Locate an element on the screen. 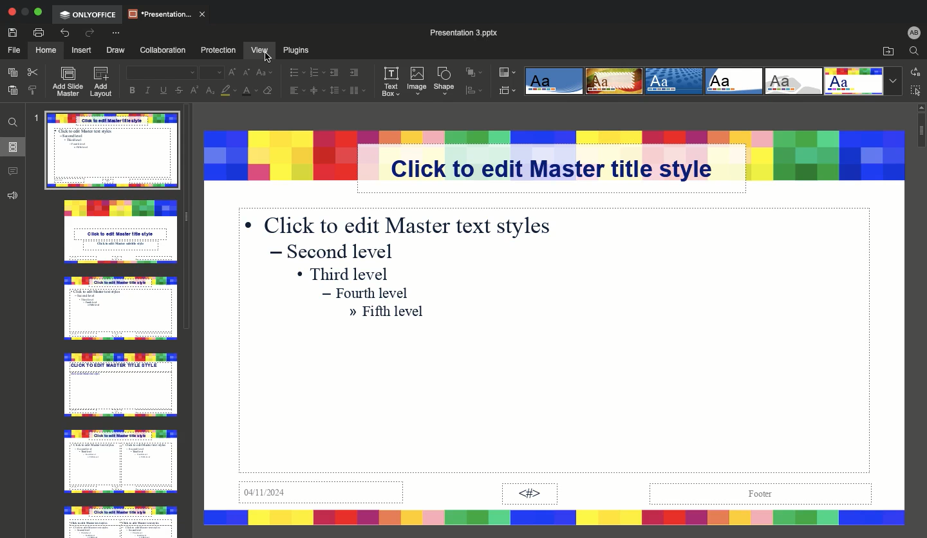  Add layout is located at coordinates (102, 82).